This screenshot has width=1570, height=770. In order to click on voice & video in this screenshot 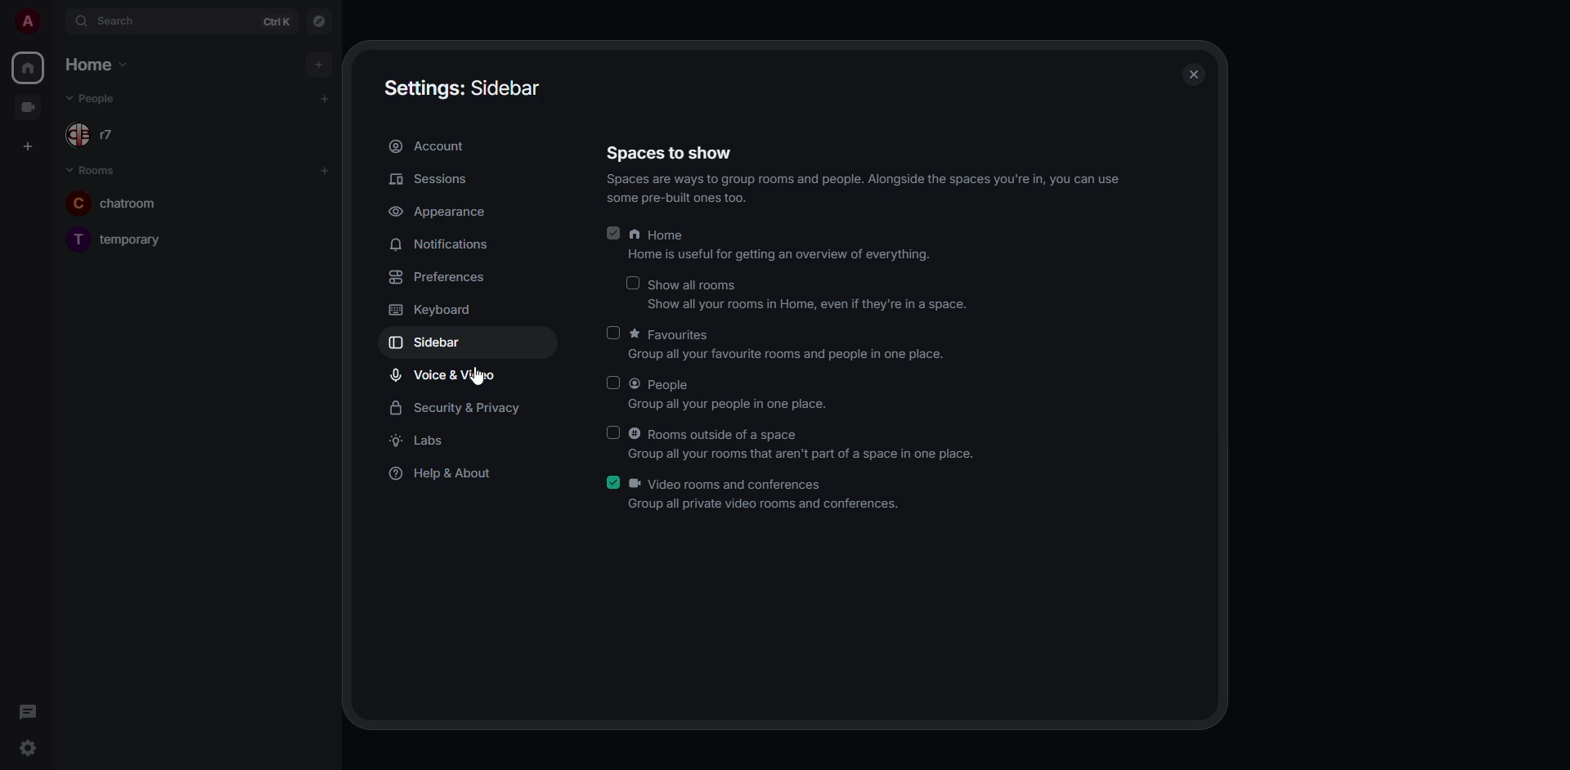, I will do `click(443, 377)`.